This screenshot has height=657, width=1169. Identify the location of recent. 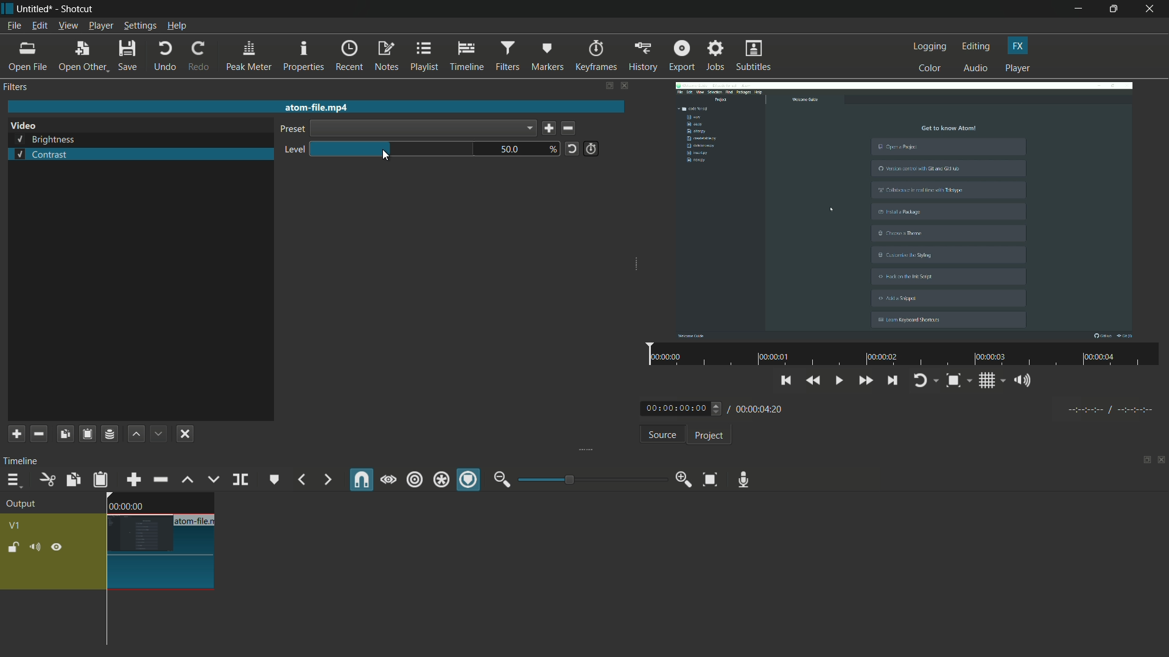
(351, 55).